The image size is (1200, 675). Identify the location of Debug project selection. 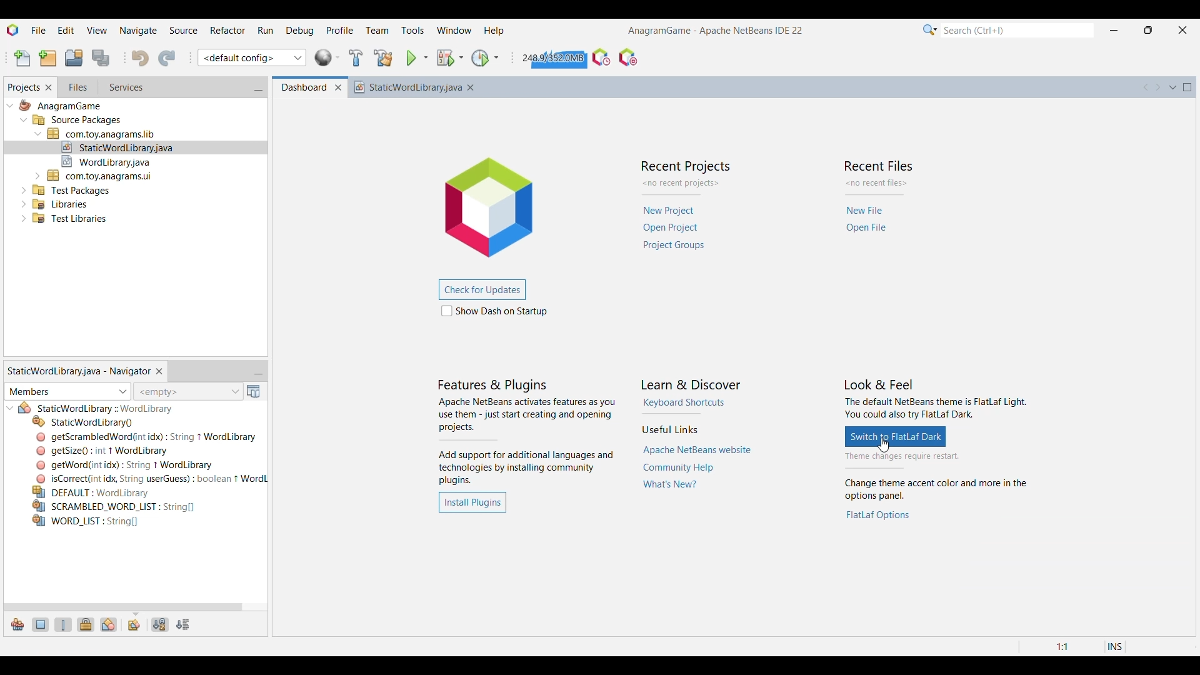
(445, 58).